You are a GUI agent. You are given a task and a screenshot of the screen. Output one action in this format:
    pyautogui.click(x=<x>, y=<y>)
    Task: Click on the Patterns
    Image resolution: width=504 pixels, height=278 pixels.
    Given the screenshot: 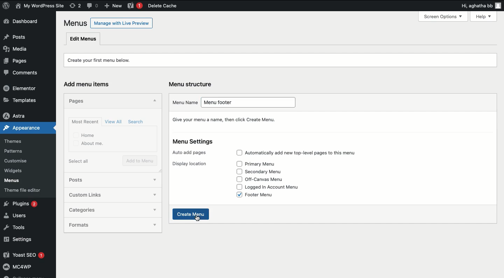 What is the action you would take?
    pyautogui.click(x=19, y=150)
    